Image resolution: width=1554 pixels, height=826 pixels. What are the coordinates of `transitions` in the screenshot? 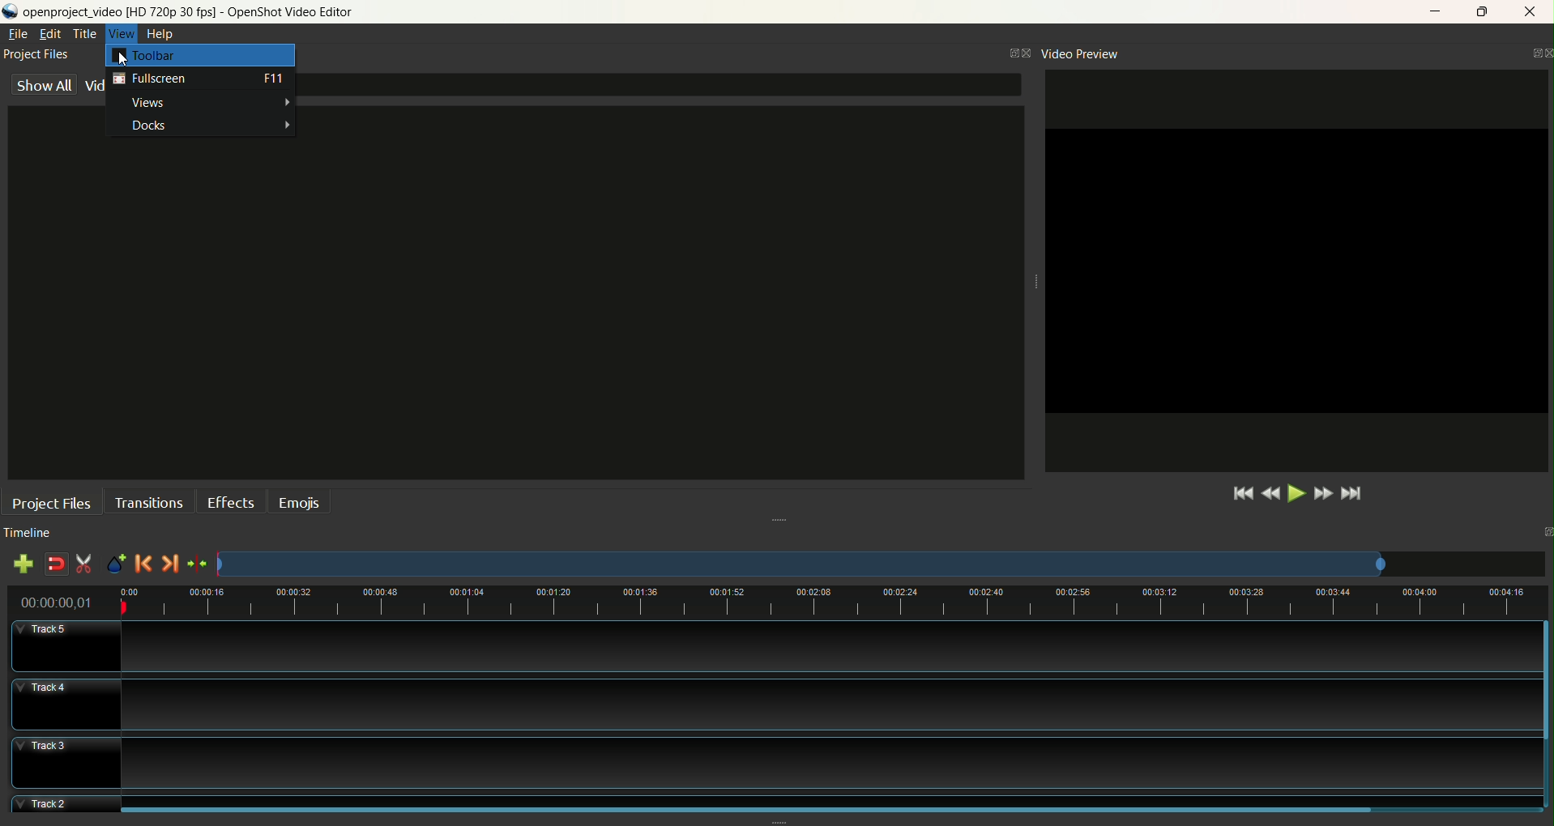 It's located at (149, 502).